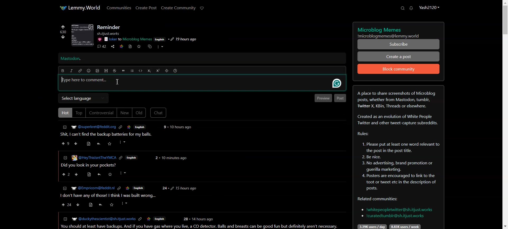 Image resolution: width=508 pixels, height=229 pixels. What do you see at coordinates (167, 71) in the screenshot?
I see `Spoiler` at bounding box center [167, 71].